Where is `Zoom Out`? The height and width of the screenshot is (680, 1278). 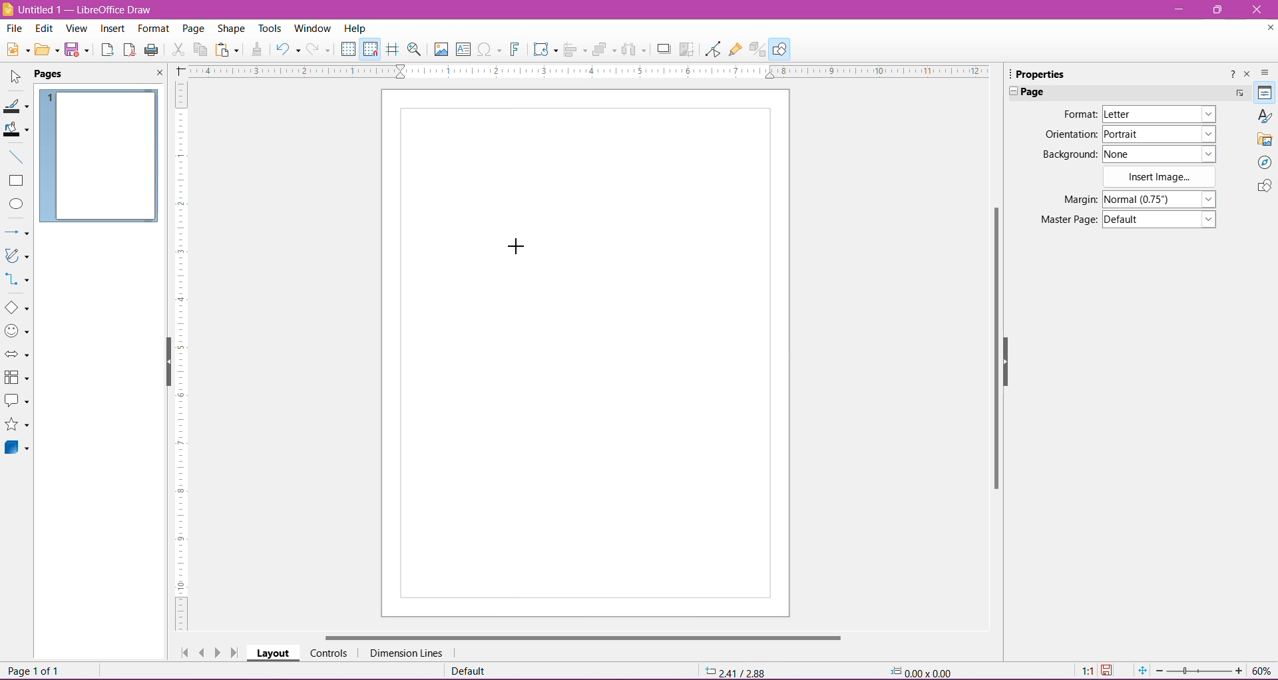
Zoom Out is located at coordinates (1159, 671).